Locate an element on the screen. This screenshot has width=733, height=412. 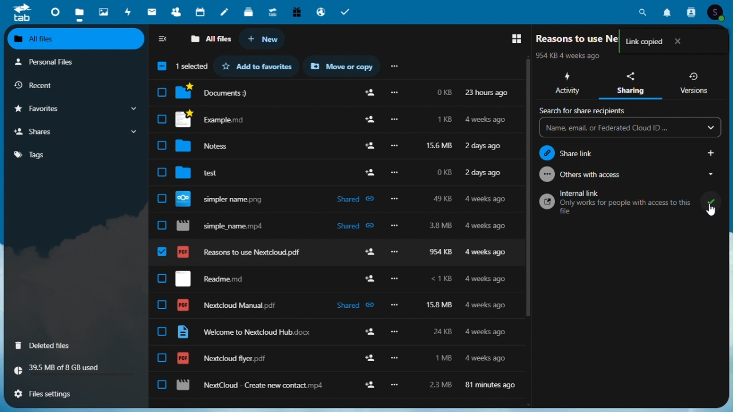
all files is located at coordinates (77, 39).